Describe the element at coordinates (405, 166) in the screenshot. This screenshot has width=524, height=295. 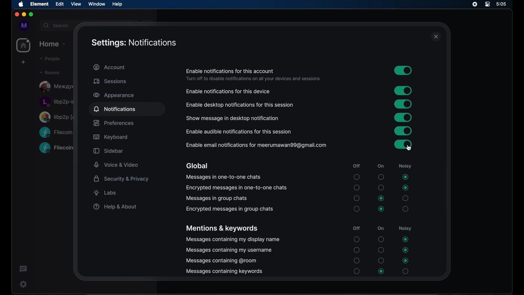
I see `noisy` at that location.